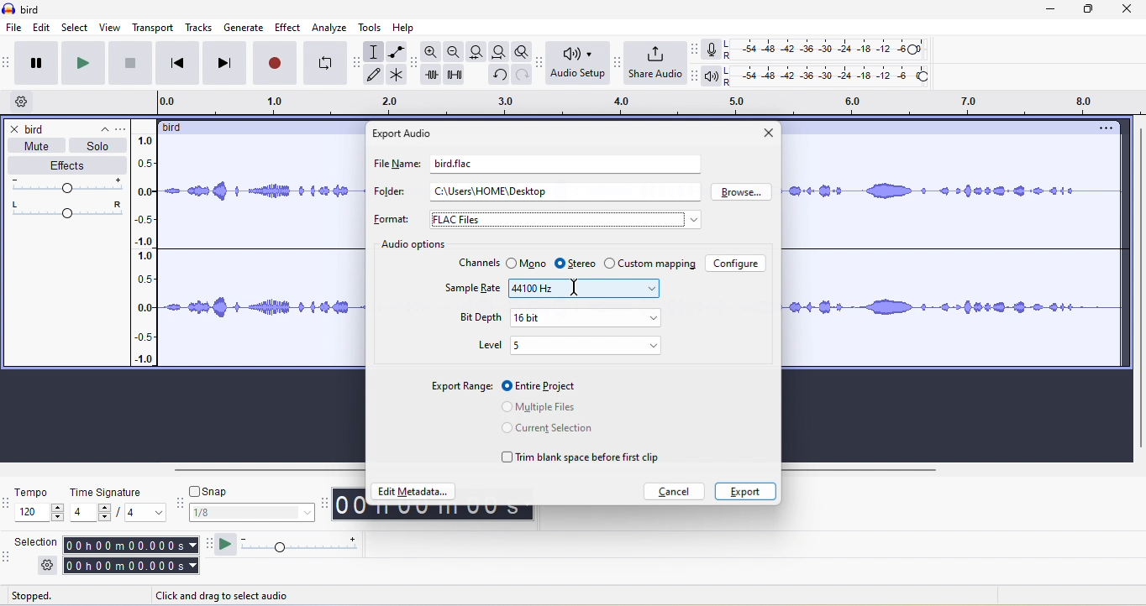 Image resolution: width=1146 pixels, height=606 pixels. Describe the element at coordinates (575, 263) in the screenshot. I see `stereo` at that location.